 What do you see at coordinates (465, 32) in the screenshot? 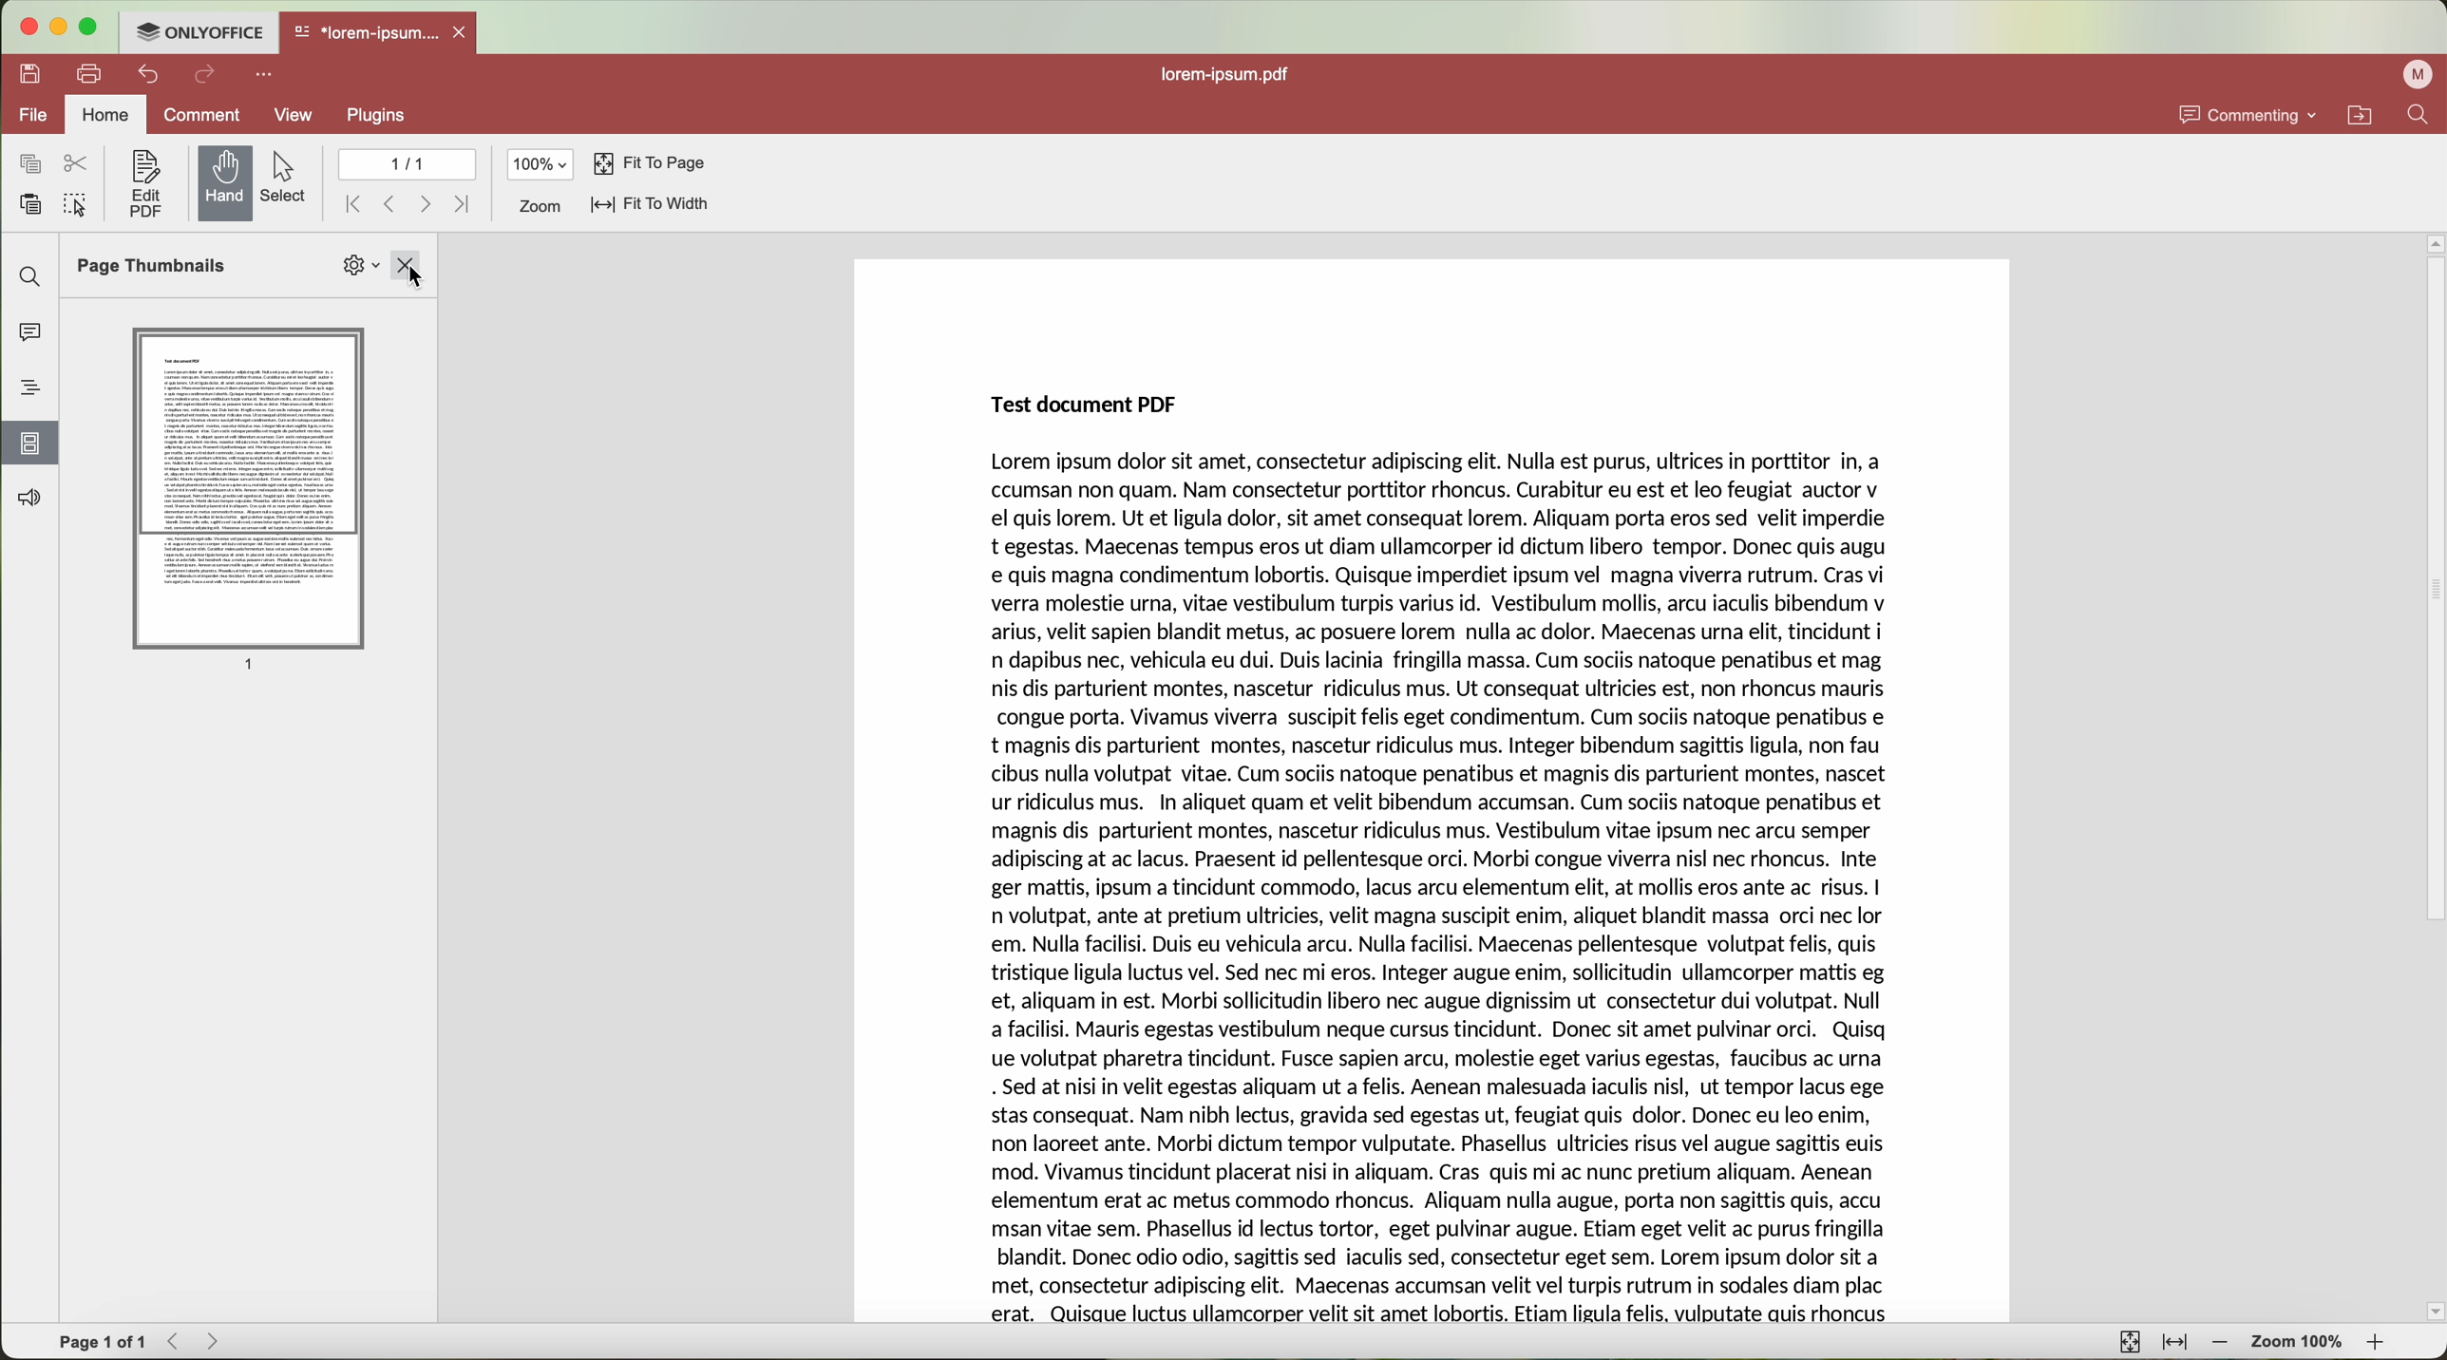
I see `close` at bounding box center [465, 32].